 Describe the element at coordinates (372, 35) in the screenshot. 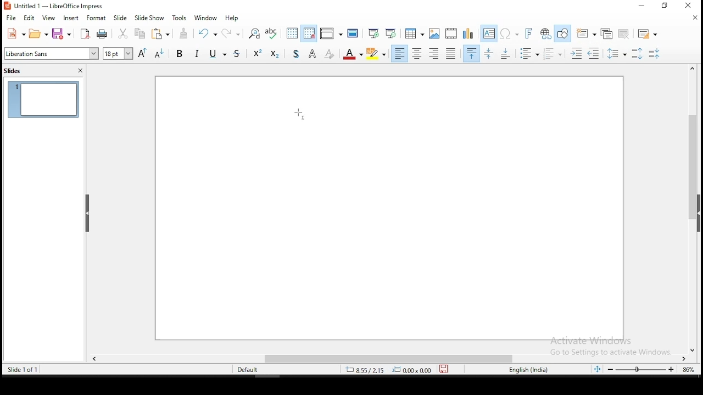

I see `start from first slide` at that location.